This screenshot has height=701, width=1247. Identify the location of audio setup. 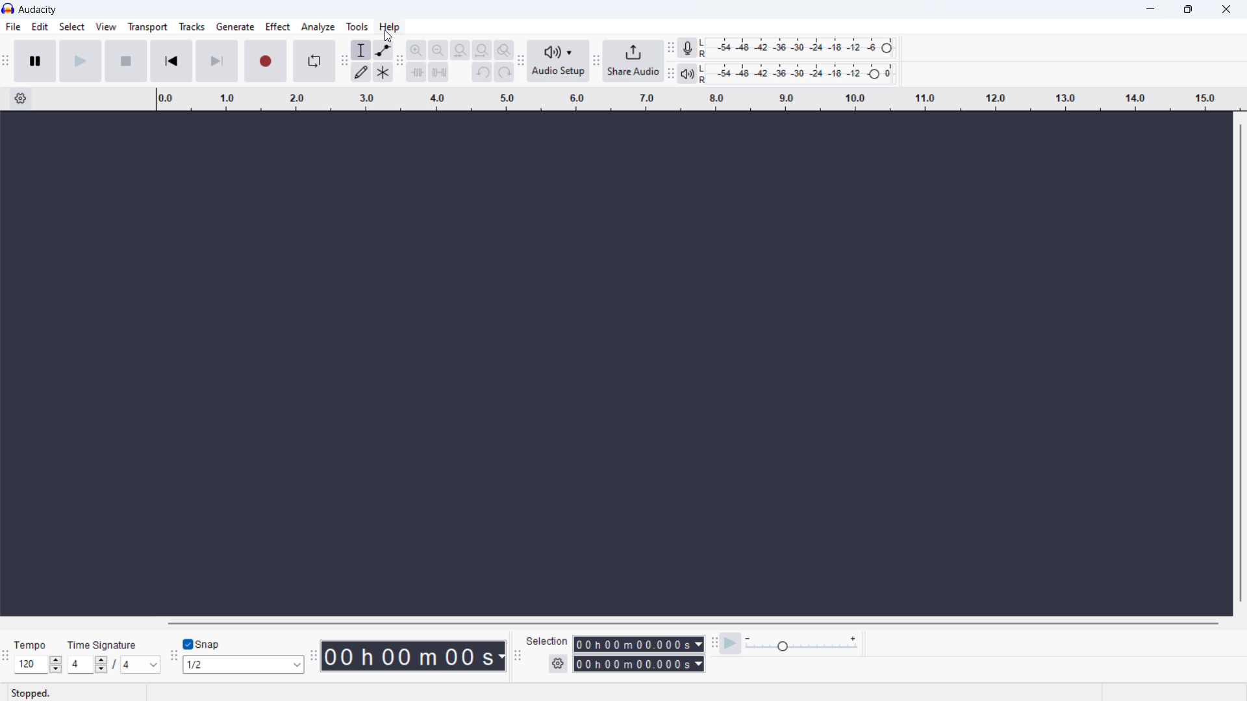
(560, 60).